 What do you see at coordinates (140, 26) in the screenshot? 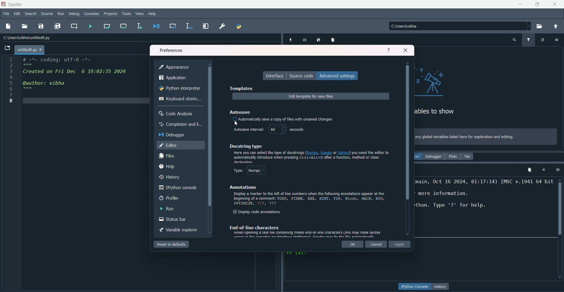
I see `run selection` at bounding box center [140, 26].